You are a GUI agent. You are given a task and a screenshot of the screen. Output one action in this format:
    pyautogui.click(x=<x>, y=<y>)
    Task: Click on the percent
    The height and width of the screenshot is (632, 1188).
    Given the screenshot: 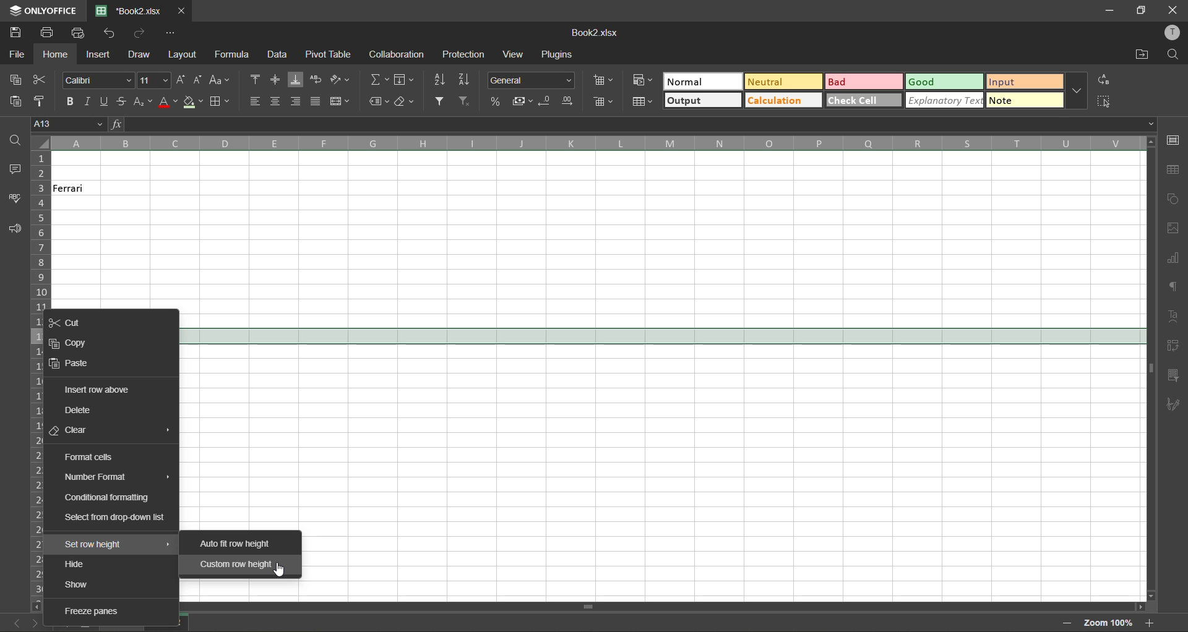 What is the action you would take?
    pyautogui.click(x=497, y=103)
    